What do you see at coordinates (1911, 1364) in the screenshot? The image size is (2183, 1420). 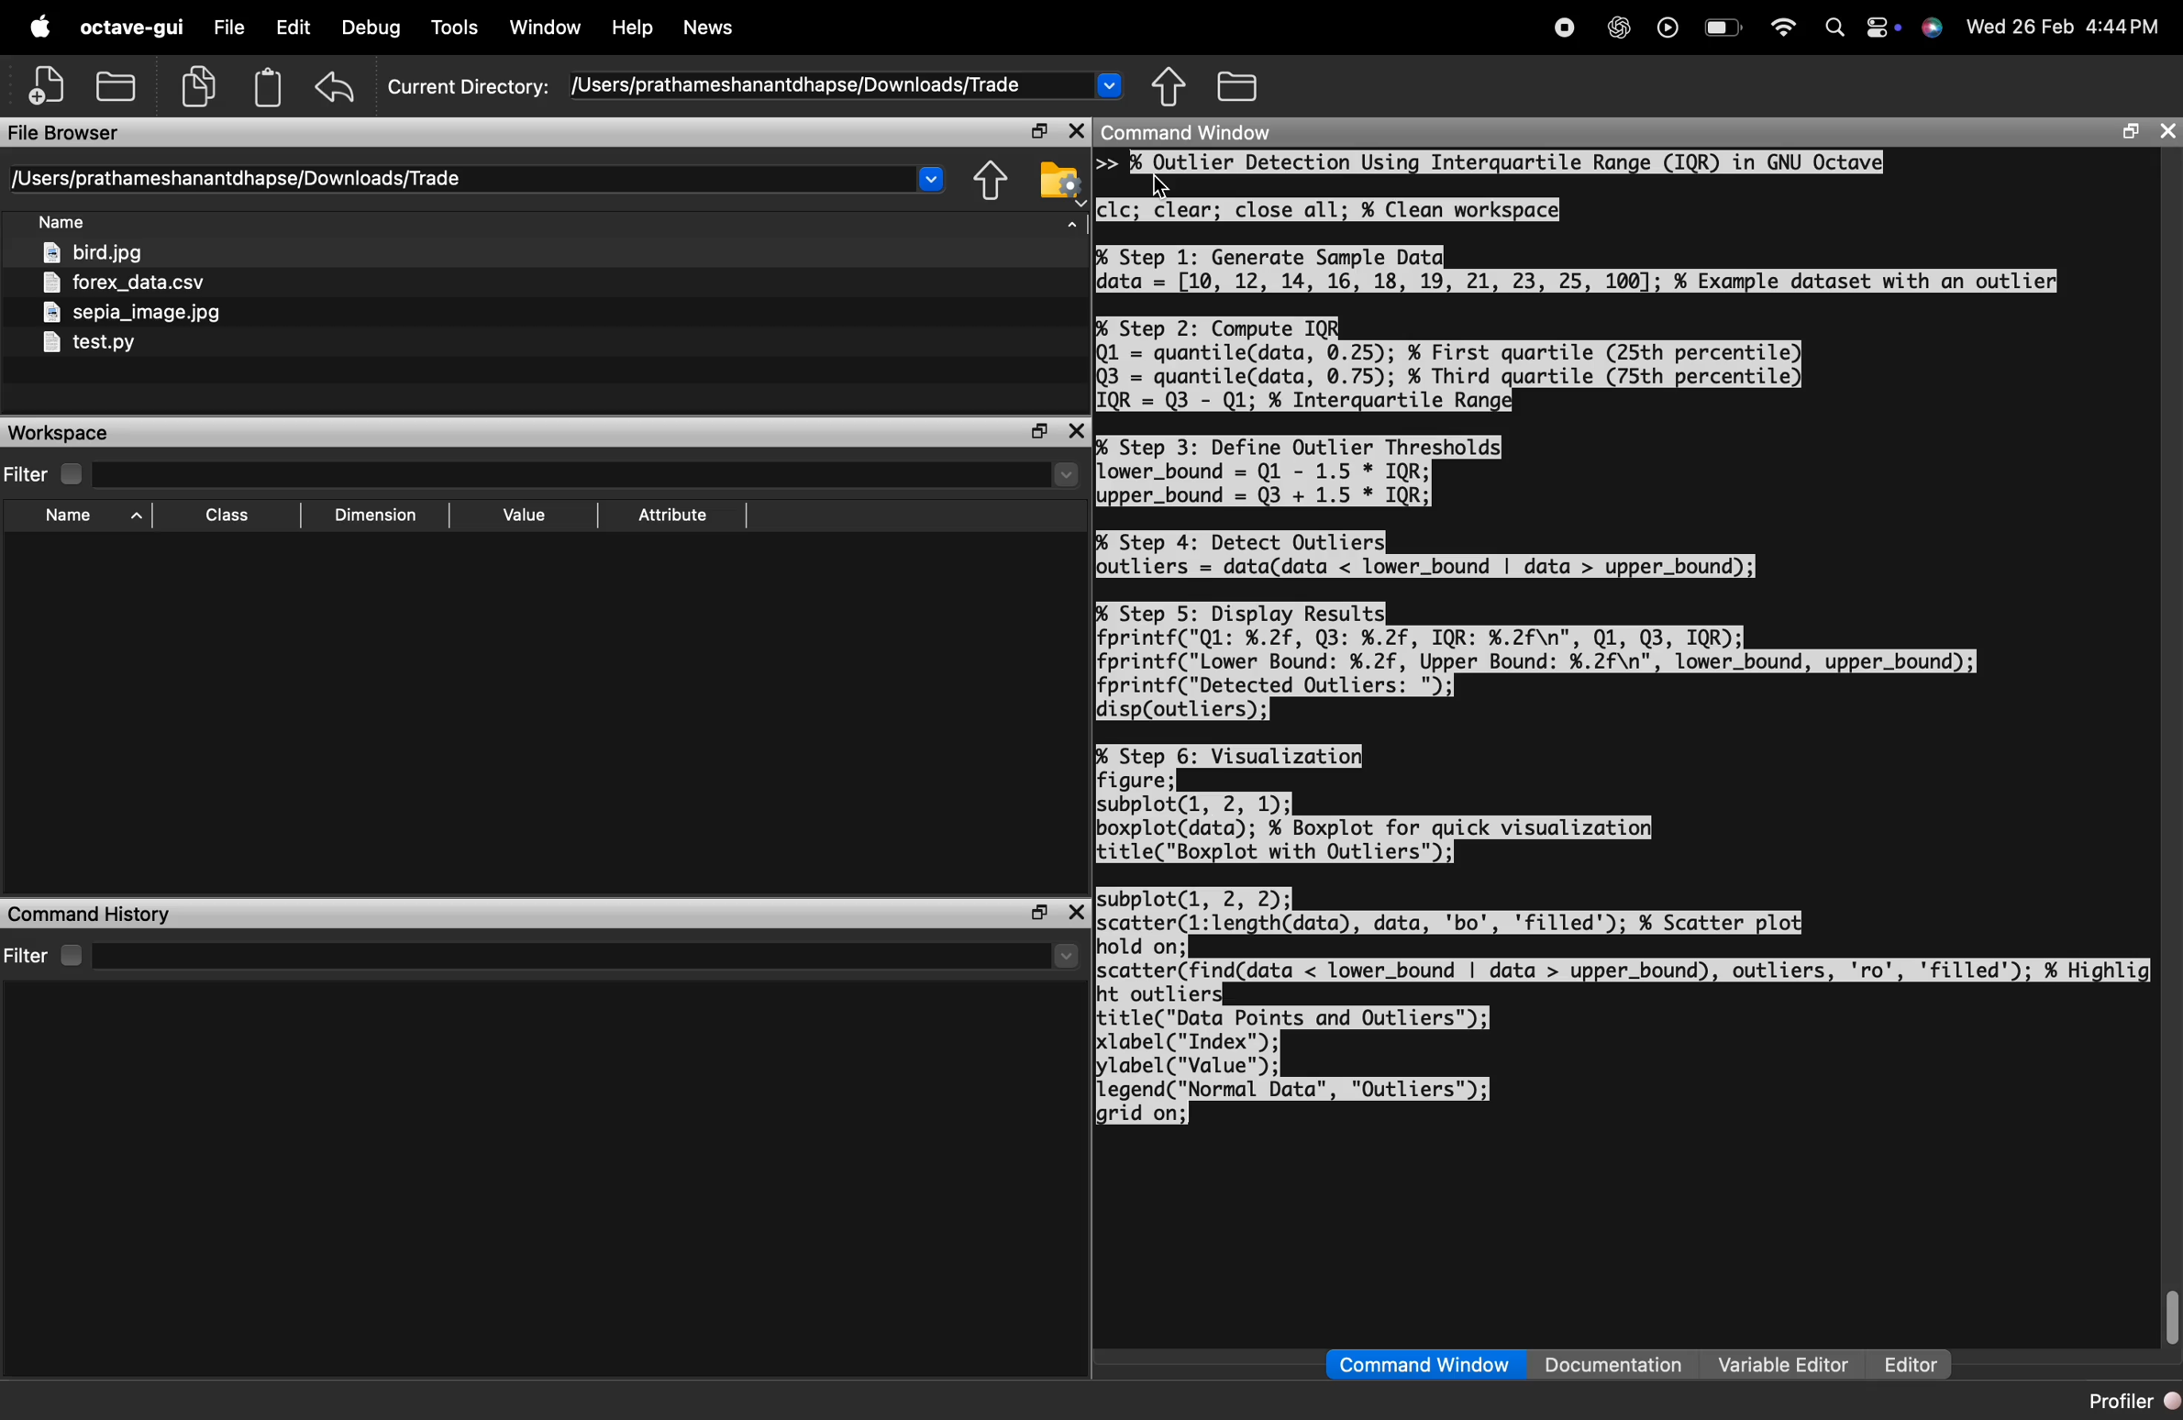 I see `Editor` at bounding box center [1911, 1364].